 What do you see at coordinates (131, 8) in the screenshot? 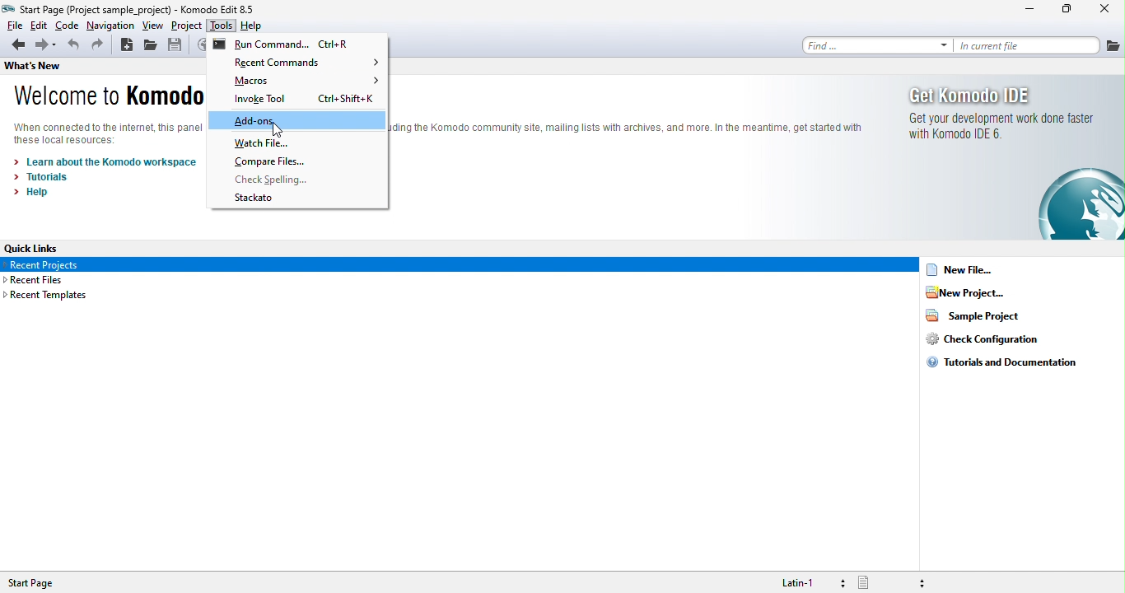
I see `title` at bounding box center [131, 8].